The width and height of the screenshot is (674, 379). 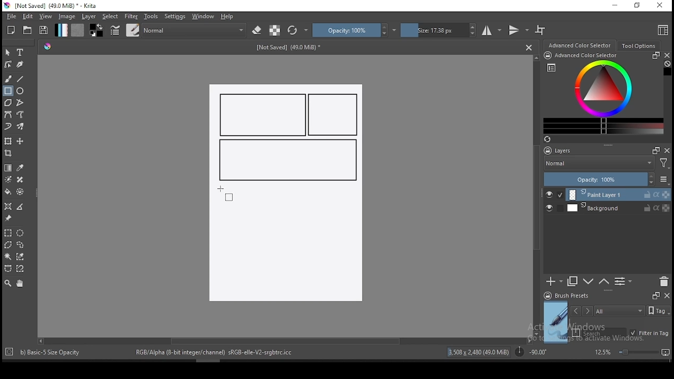 What do you see at coordinates (541, 30) in the screenshot?
I see `wrap around mode` at bounding box center [541, 30].